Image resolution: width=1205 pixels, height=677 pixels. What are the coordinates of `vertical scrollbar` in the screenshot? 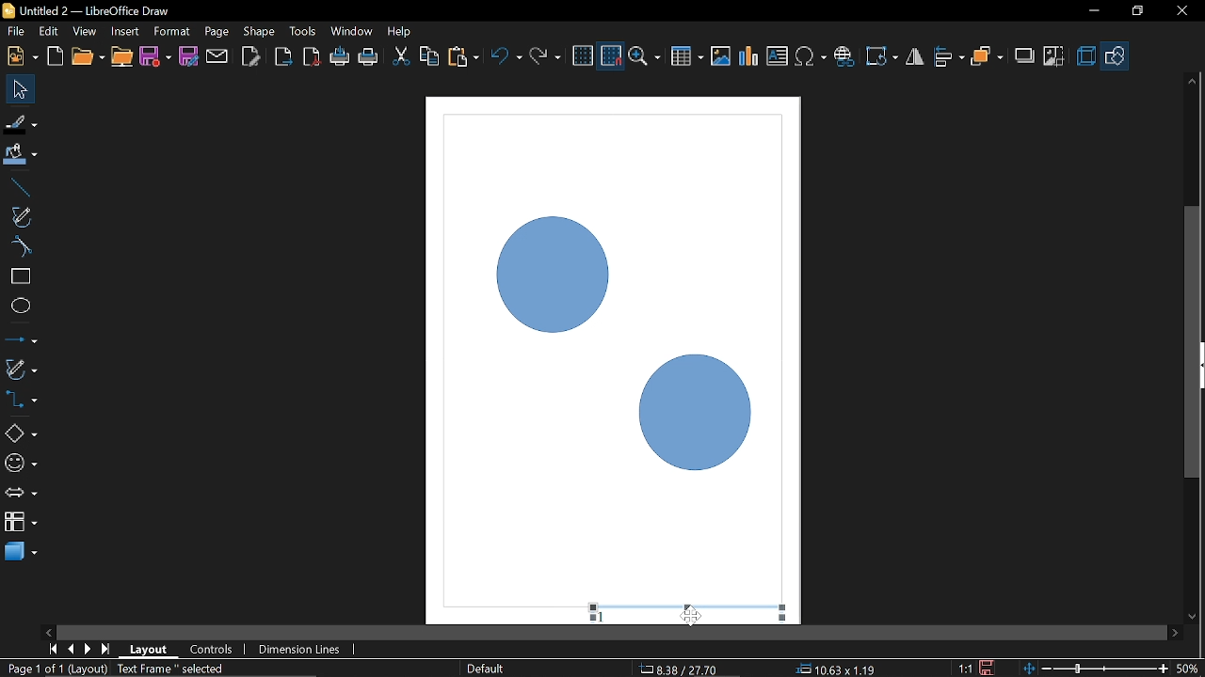 It's located at (1193, 264).